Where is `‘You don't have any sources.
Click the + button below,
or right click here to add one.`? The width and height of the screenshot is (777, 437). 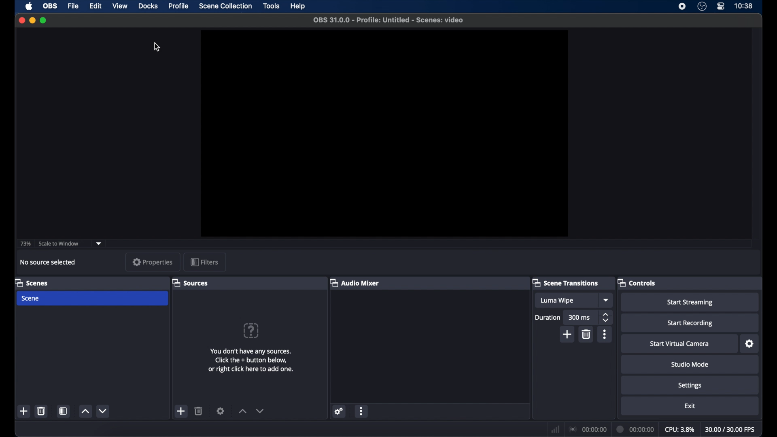
‘You don't have any sources.
Click the + button below,
or right click here to add one. is located at coordinates (253, 359).